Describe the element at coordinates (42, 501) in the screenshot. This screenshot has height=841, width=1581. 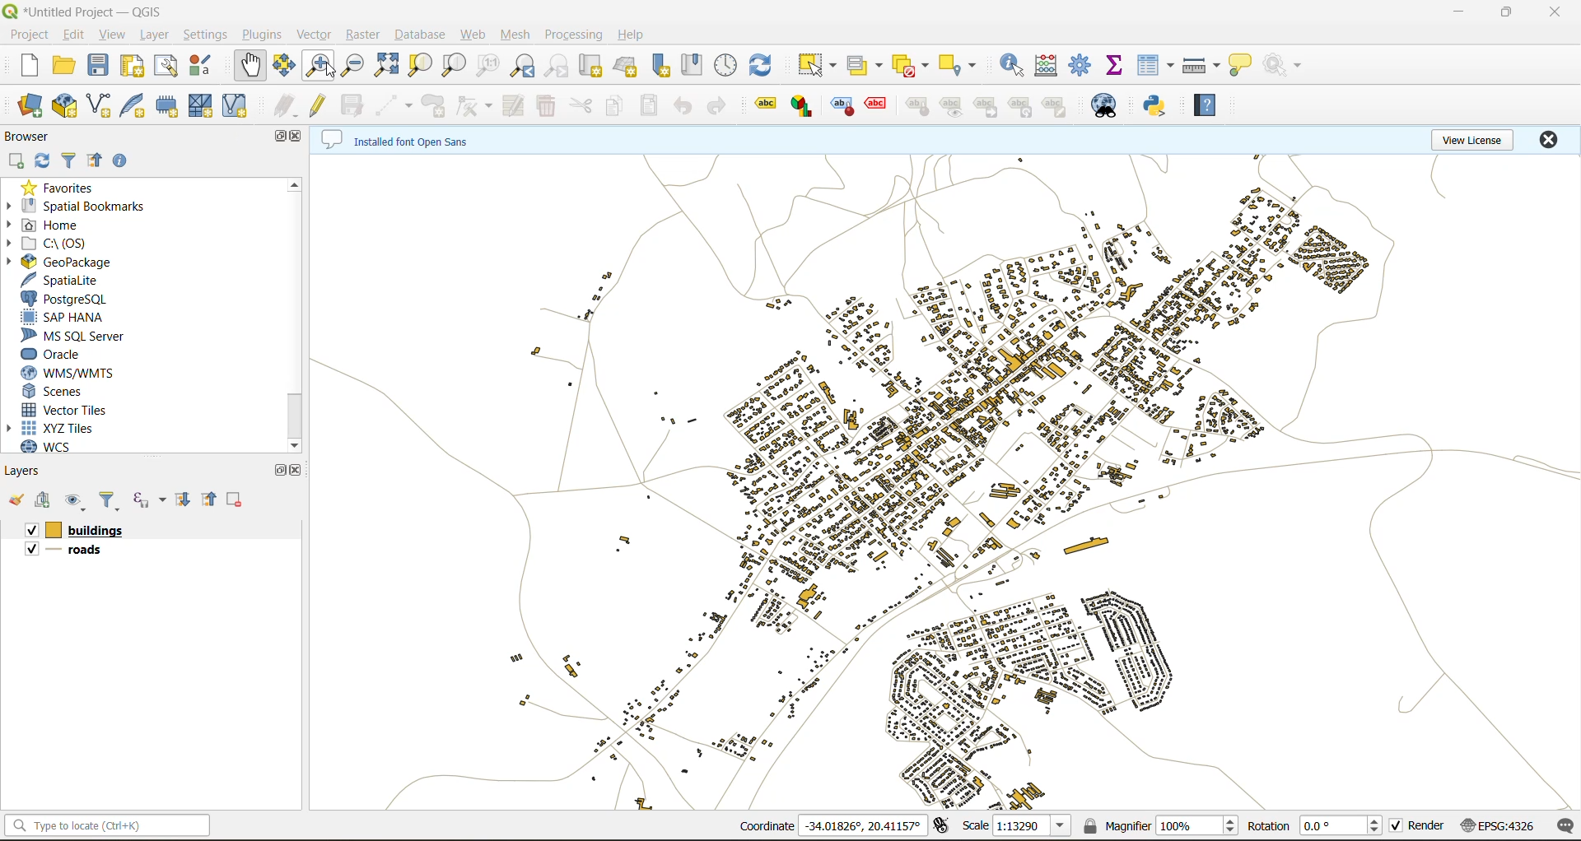
I see `add` at that location.